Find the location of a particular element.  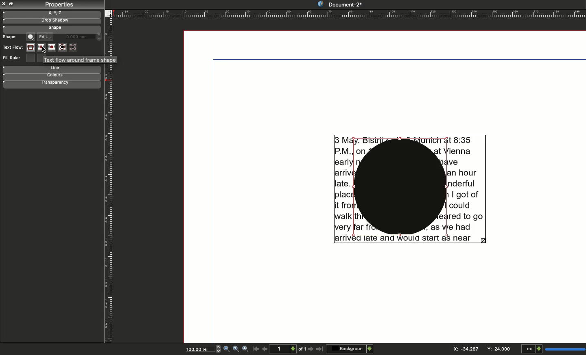

Background is located at coordinates (350, 349).